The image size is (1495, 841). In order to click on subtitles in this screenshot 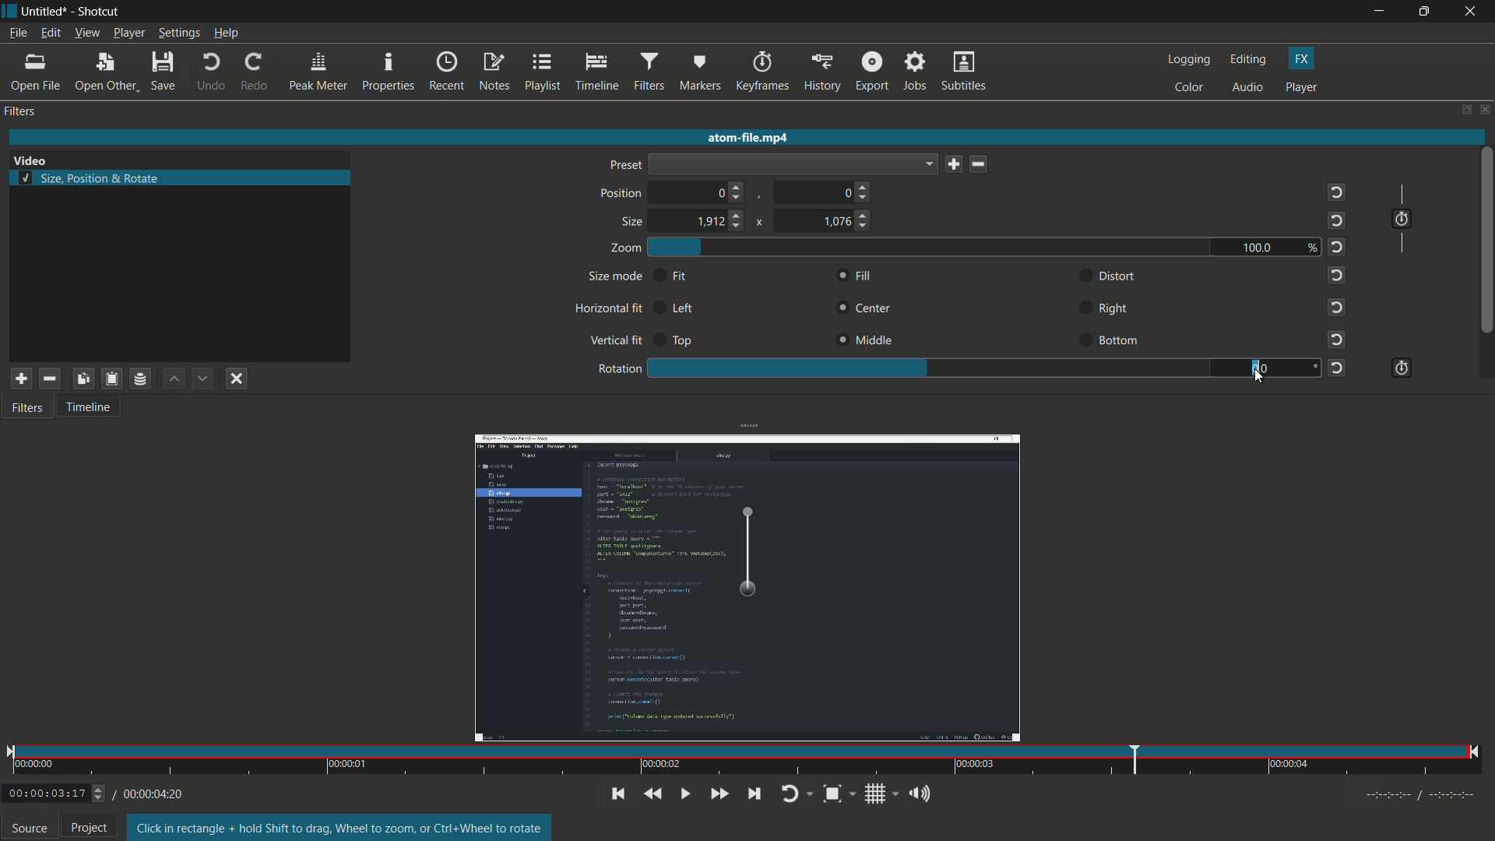, I will do `click(966, 72)`.